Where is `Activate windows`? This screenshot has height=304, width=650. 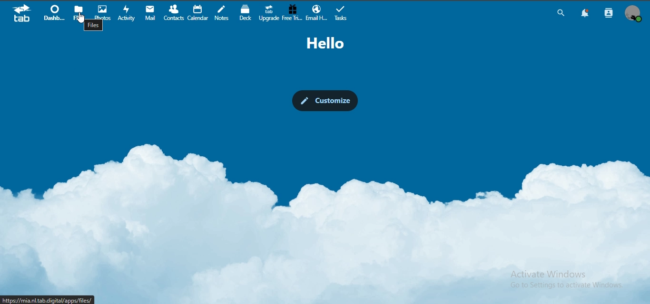 Activate windows is located at coordinates (561, 279).